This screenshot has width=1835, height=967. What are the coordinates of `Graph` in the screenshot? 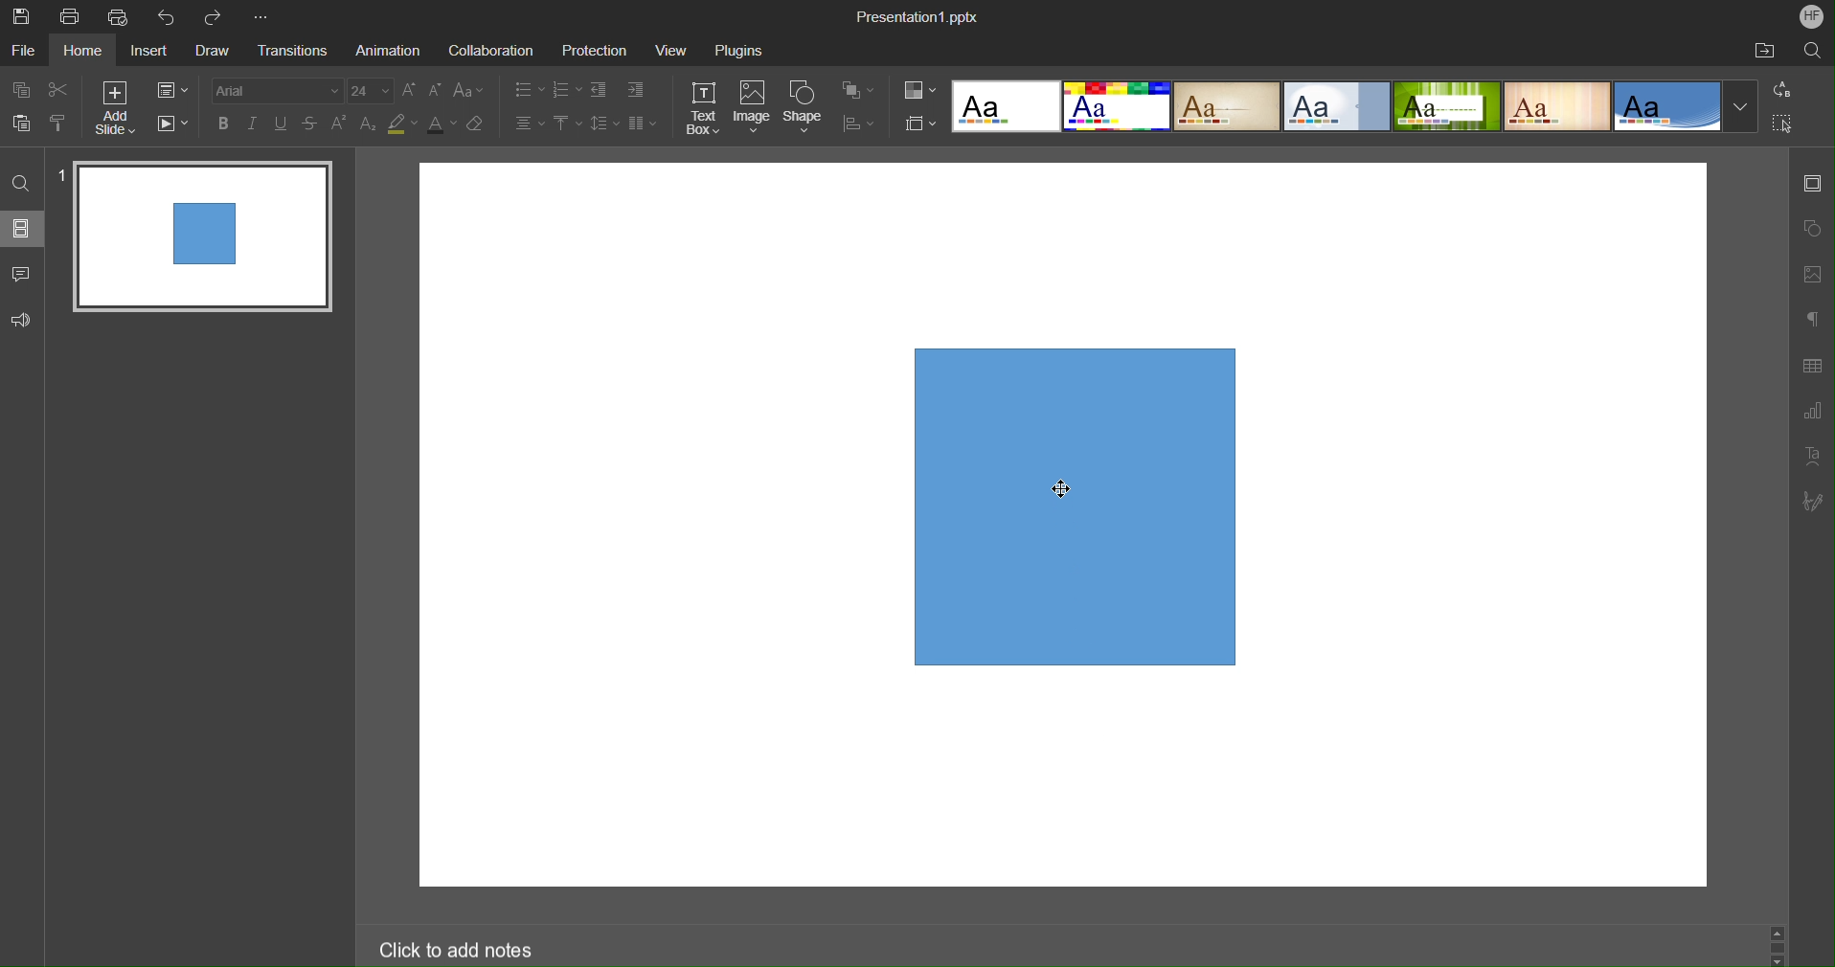 It's located at (1812, 414).